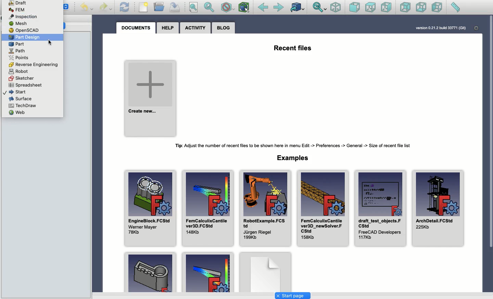 The height and width of the screenshot is (299, 493). What do you see at coordinates (477, 28) in the screenshot?
I see `Settings` at bounding box center [477, 28].